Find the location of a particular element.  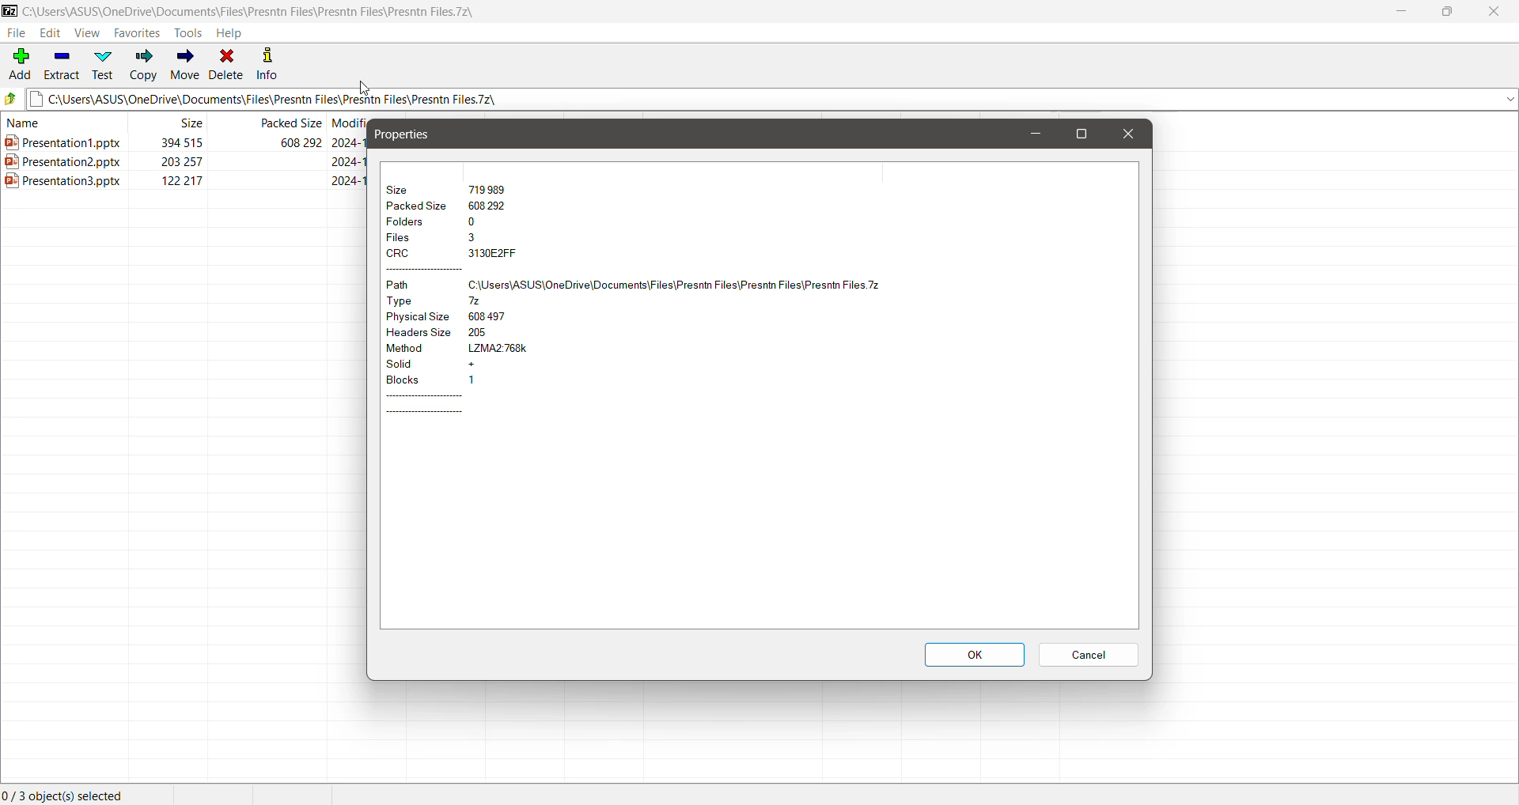

Test is located at coordinates (104, 64).